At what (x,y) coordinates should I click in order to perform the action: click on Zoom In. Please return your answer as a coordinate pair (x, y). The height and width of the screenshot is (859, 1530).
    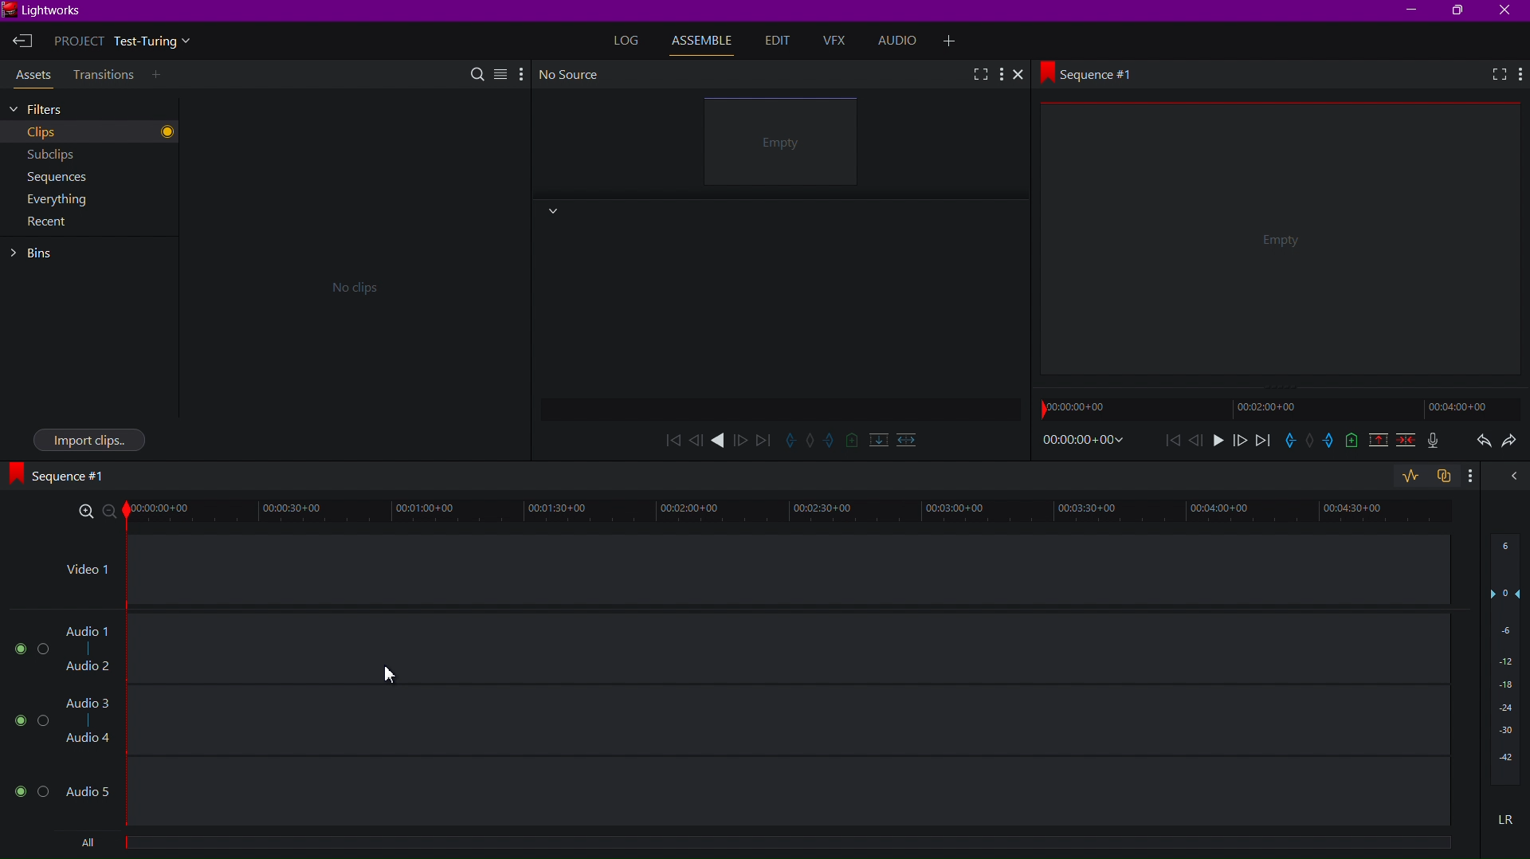
    Looking at the image, I should click on (87, 512).